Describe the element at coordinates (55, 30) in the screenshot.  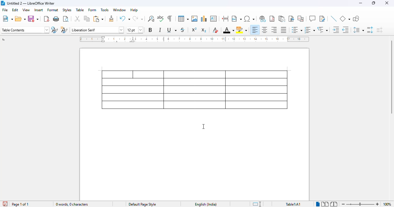
I see `update selected style` at that location.